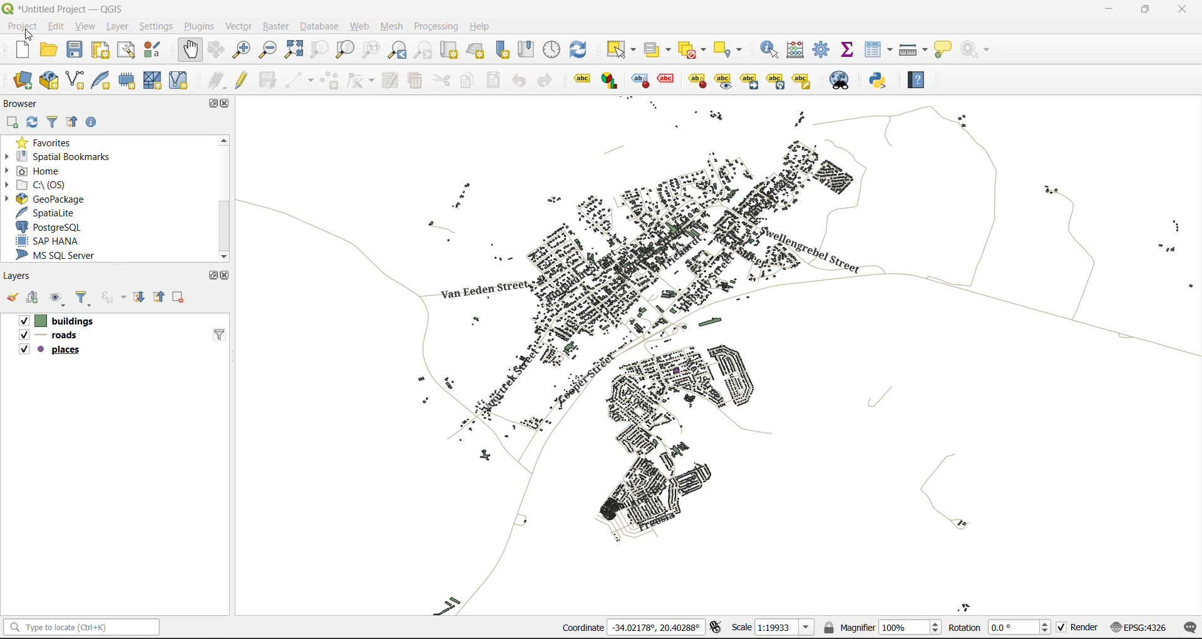 The width and height of the screenshot is (1202, 639). I want to click on zoom native, so click(371, 50).